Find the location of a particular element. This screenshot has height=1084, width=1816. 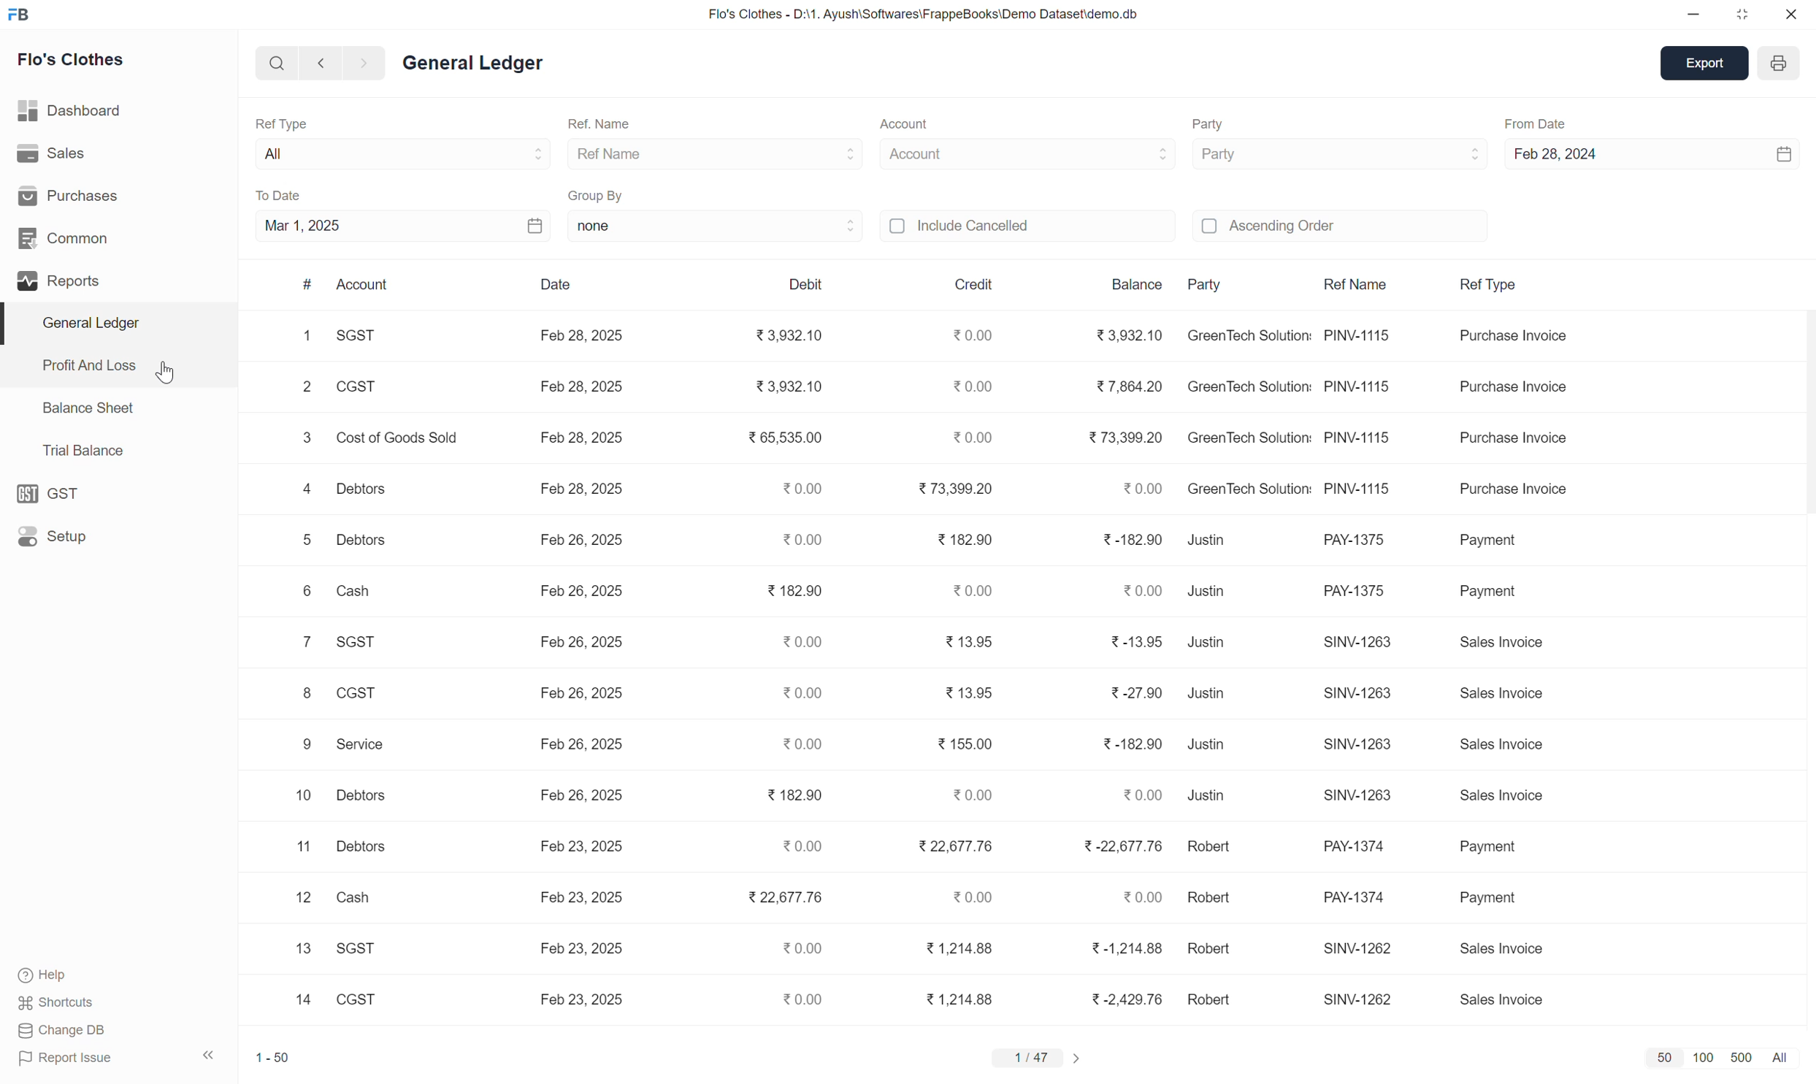

Balance is located at coordinates (1142, 289).